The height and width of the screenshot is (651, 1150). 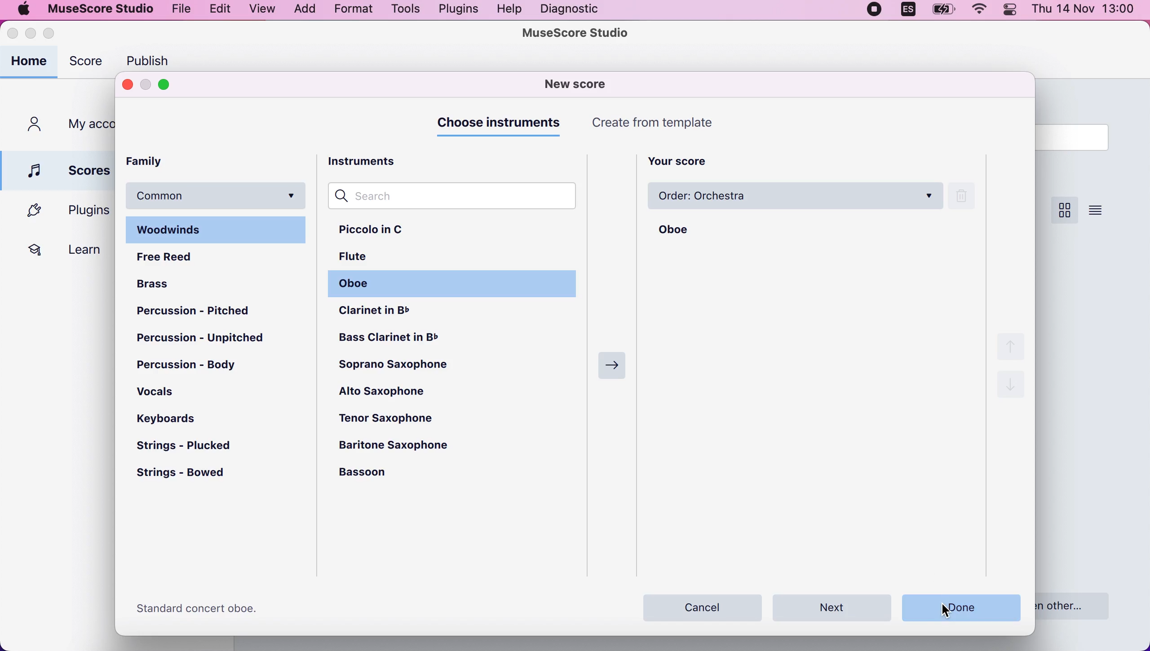 What do you see at coordinates (1012, 390) in the screenshot?
I see `down` at bounding box center [1012, 390].